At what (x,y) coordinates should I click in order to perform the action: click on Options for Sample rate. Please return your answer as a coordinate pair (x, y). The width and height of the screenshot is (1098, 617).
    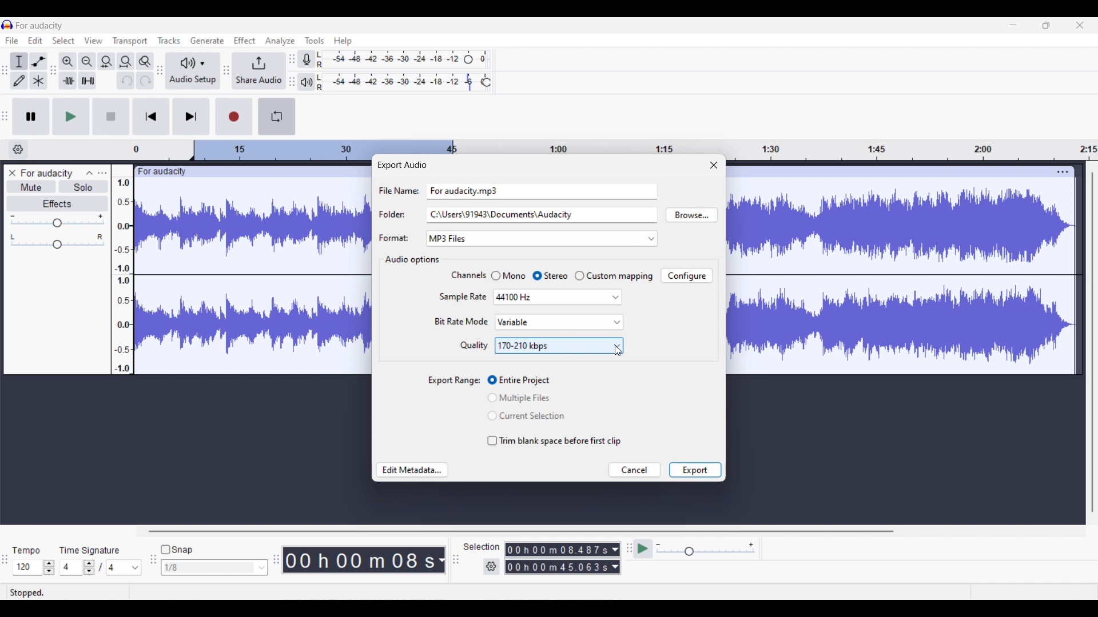
    Looking at the image, I should click on (558, 298).